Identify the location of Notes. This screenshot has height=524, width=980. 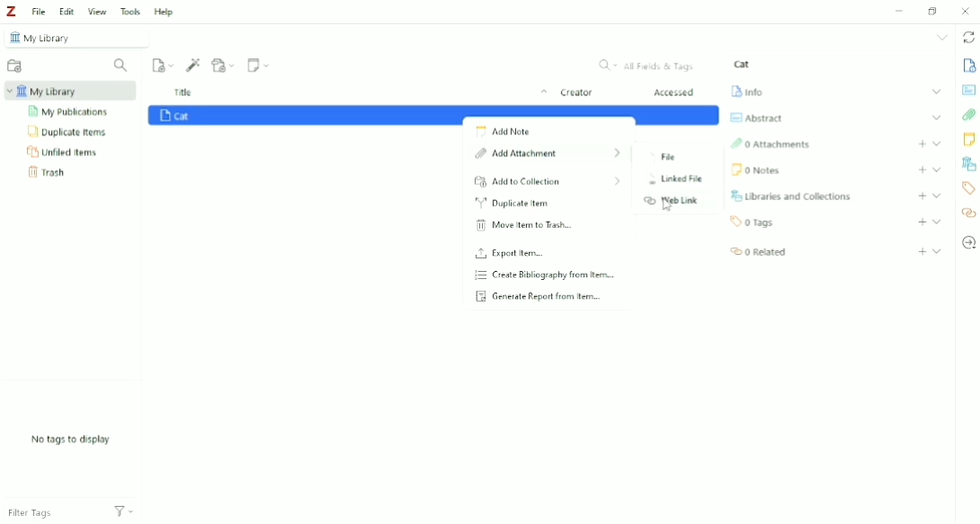
(755, 170).